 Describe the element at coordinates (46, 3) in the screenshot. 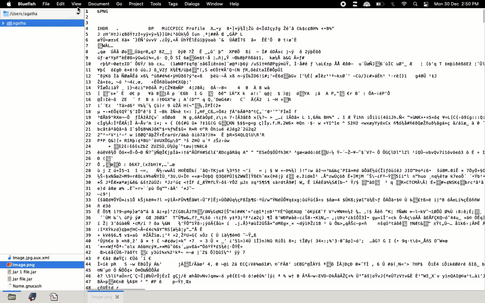

I see `file` at that location.